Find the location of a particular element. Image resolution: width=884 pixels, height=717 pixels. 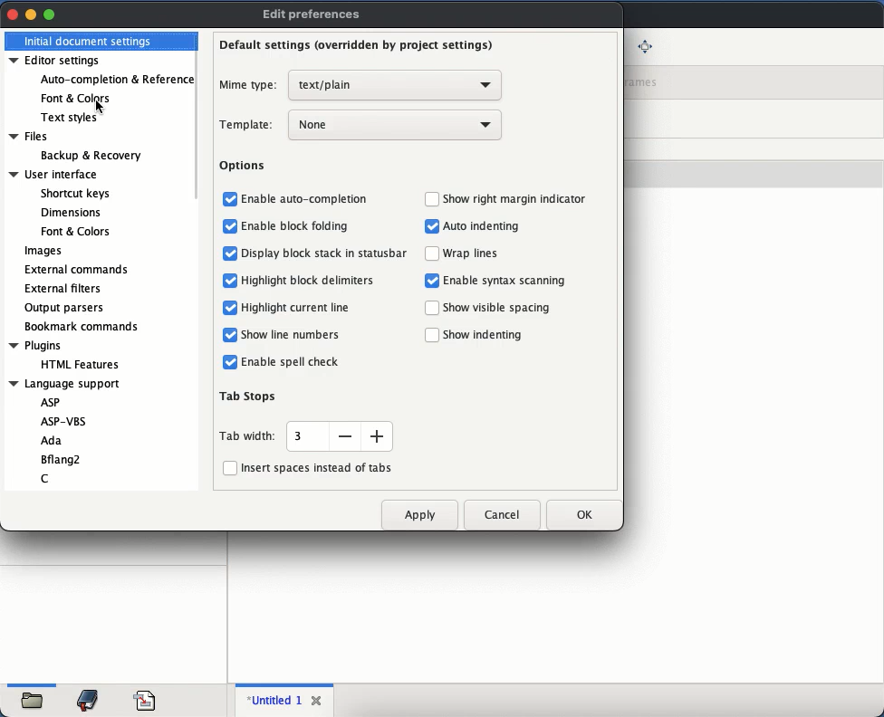

Enable block folding is located at coordinates (301, 225).